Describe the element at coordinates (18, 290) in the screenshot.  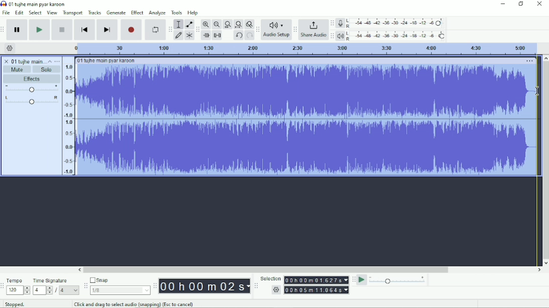
I see `120` at that location.